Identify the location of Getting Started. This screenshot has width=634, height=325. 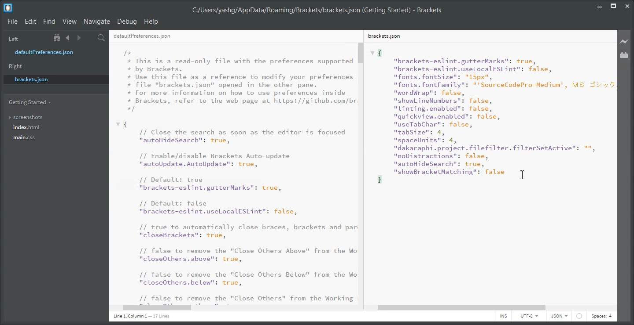
(29, 102).